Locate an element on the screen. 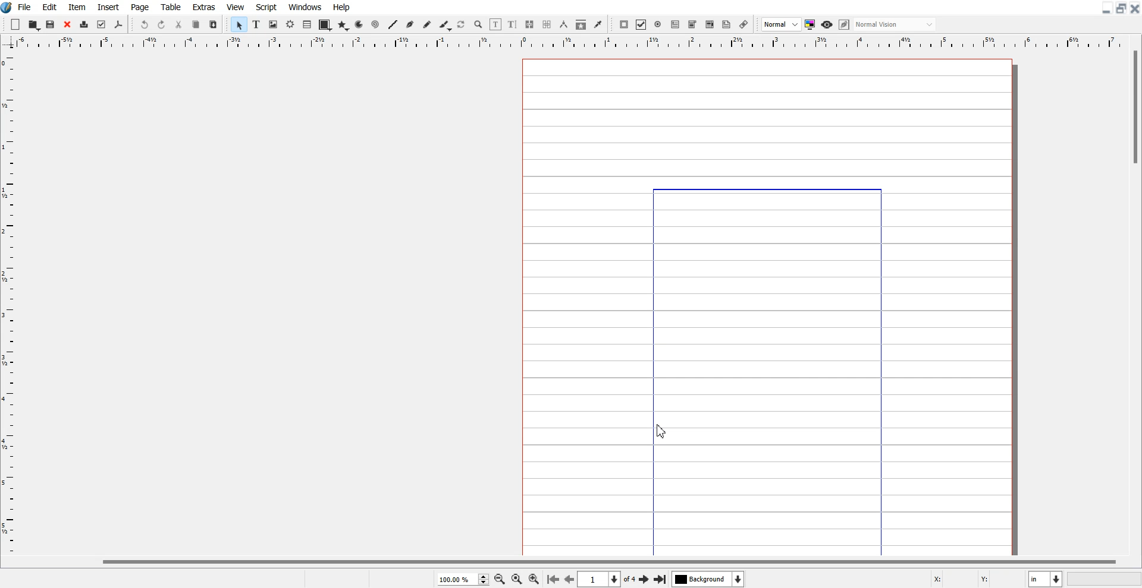 The height and width of the screenshot is (588, 1142). File is located at coordinates (26, 7).